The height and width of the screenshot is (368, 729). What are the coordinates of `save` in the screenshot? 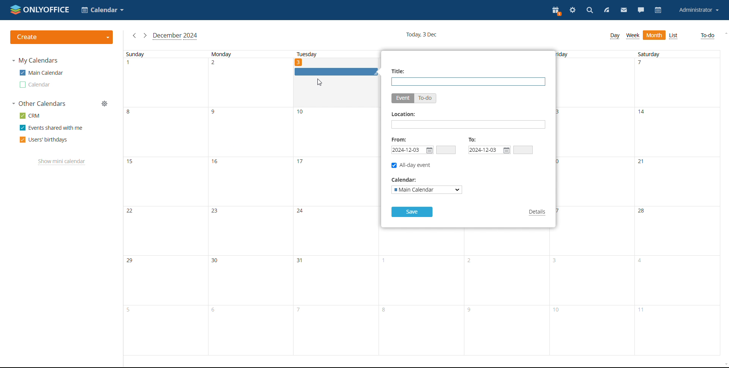 It's located at (412, 212).